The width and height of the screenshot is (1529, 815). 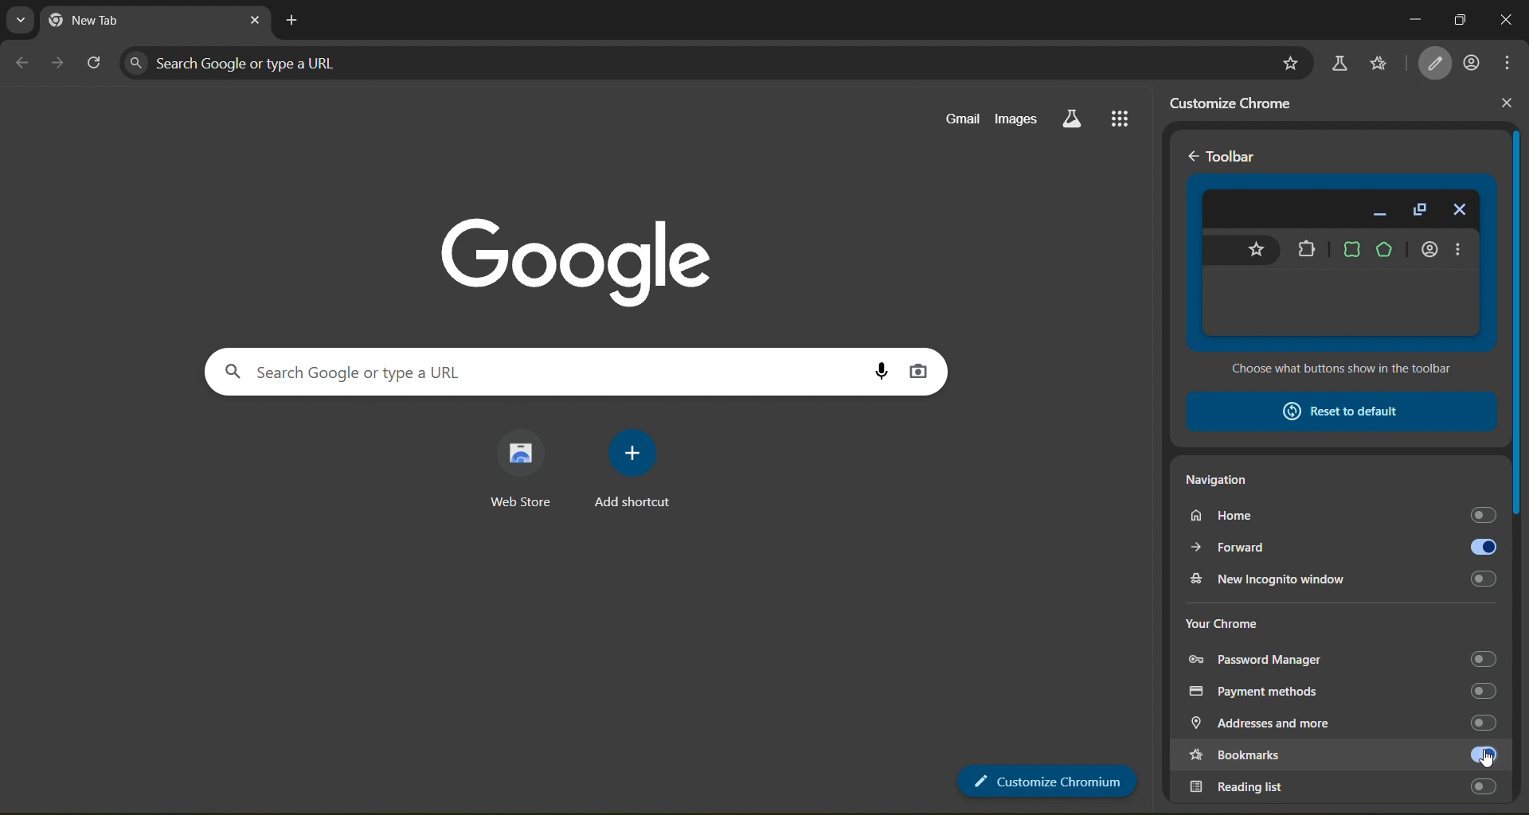 I want to click on customize chrome, so click(x=1242, y=103).